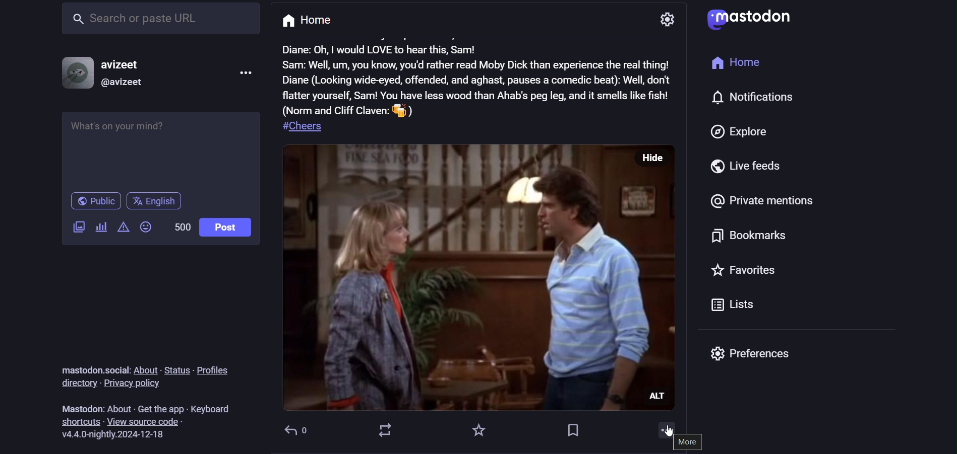 This screenshot has width=957, height=454. What do you see at coordinates (655, 397) in the screenshot?
I see `ALt` at bounding box center [655, 397].